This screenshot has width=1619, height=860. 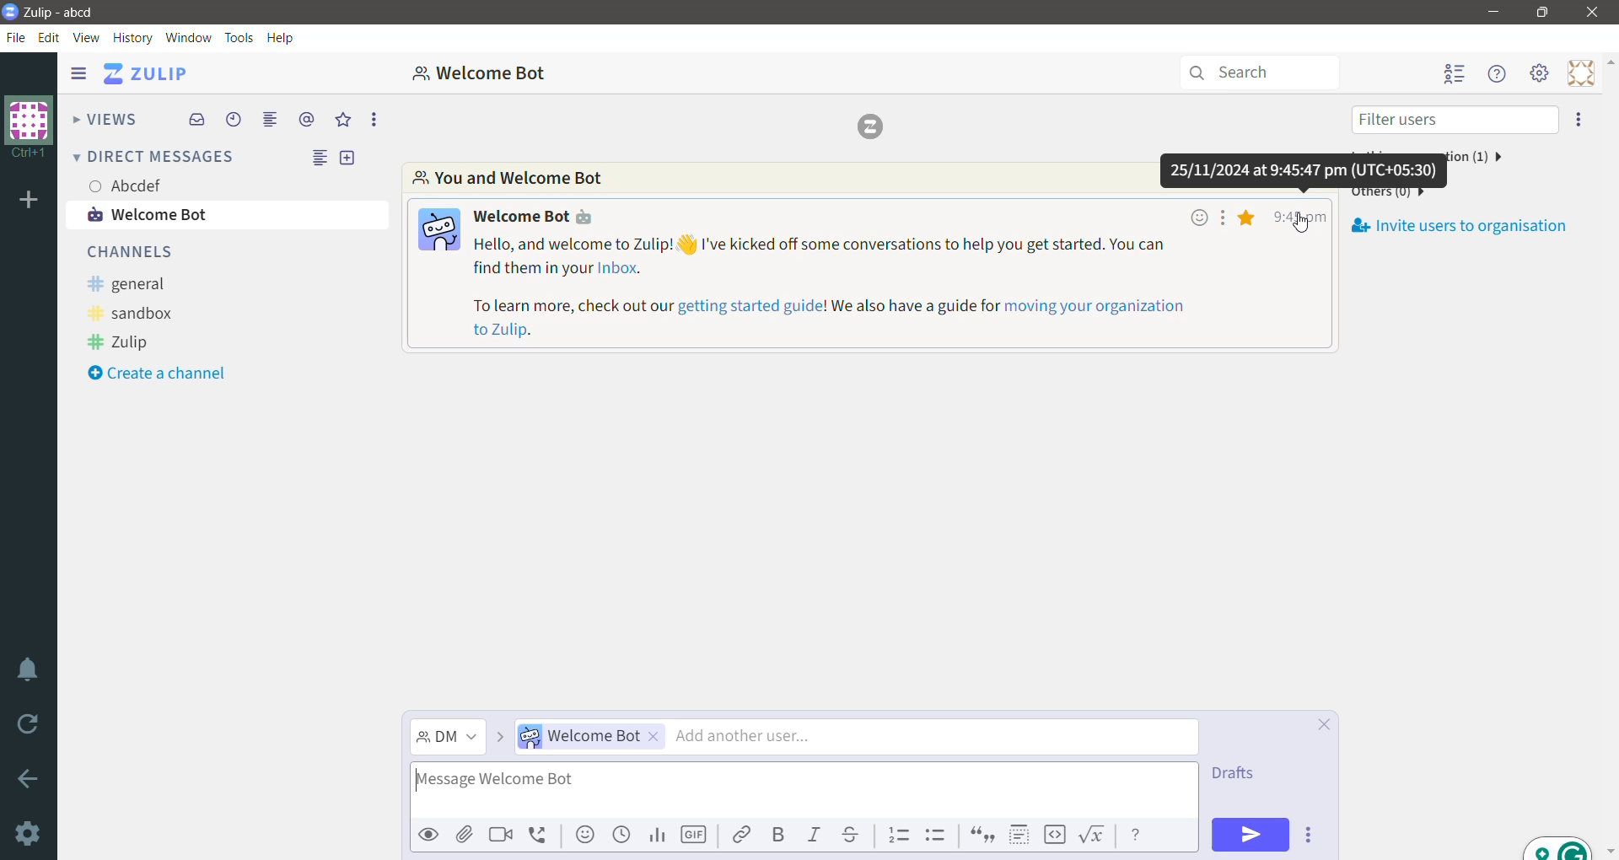 I want to click on More options, so click(x=373, y=119).